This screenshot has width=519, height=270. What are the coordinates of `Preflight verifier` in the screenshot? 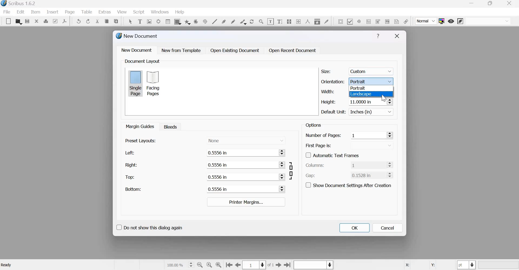 It's located at (55, 21).